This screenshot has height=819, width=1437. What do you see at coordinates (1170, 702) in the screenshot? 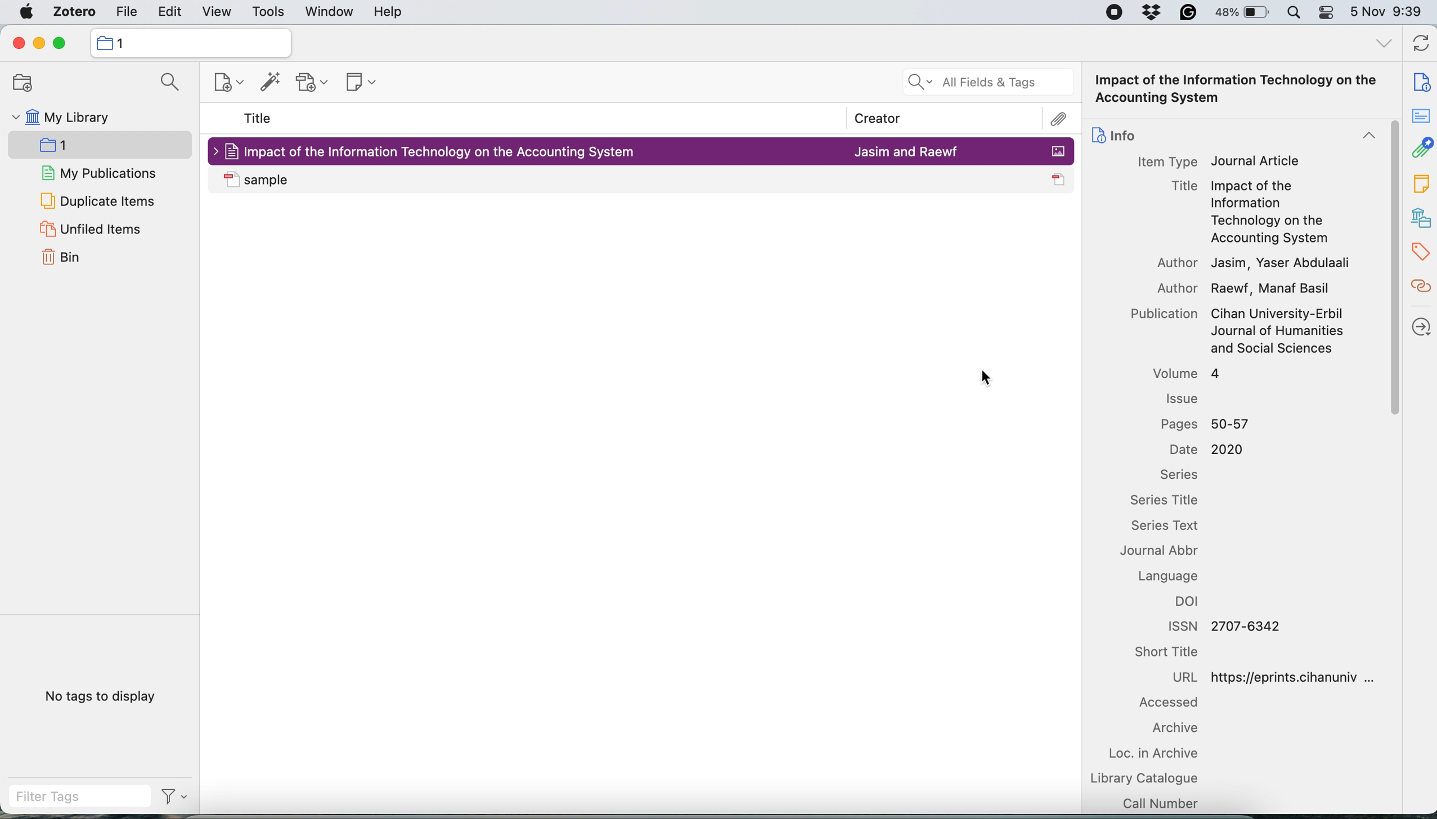
I see `accessed` at bounding box center [1170, 702].